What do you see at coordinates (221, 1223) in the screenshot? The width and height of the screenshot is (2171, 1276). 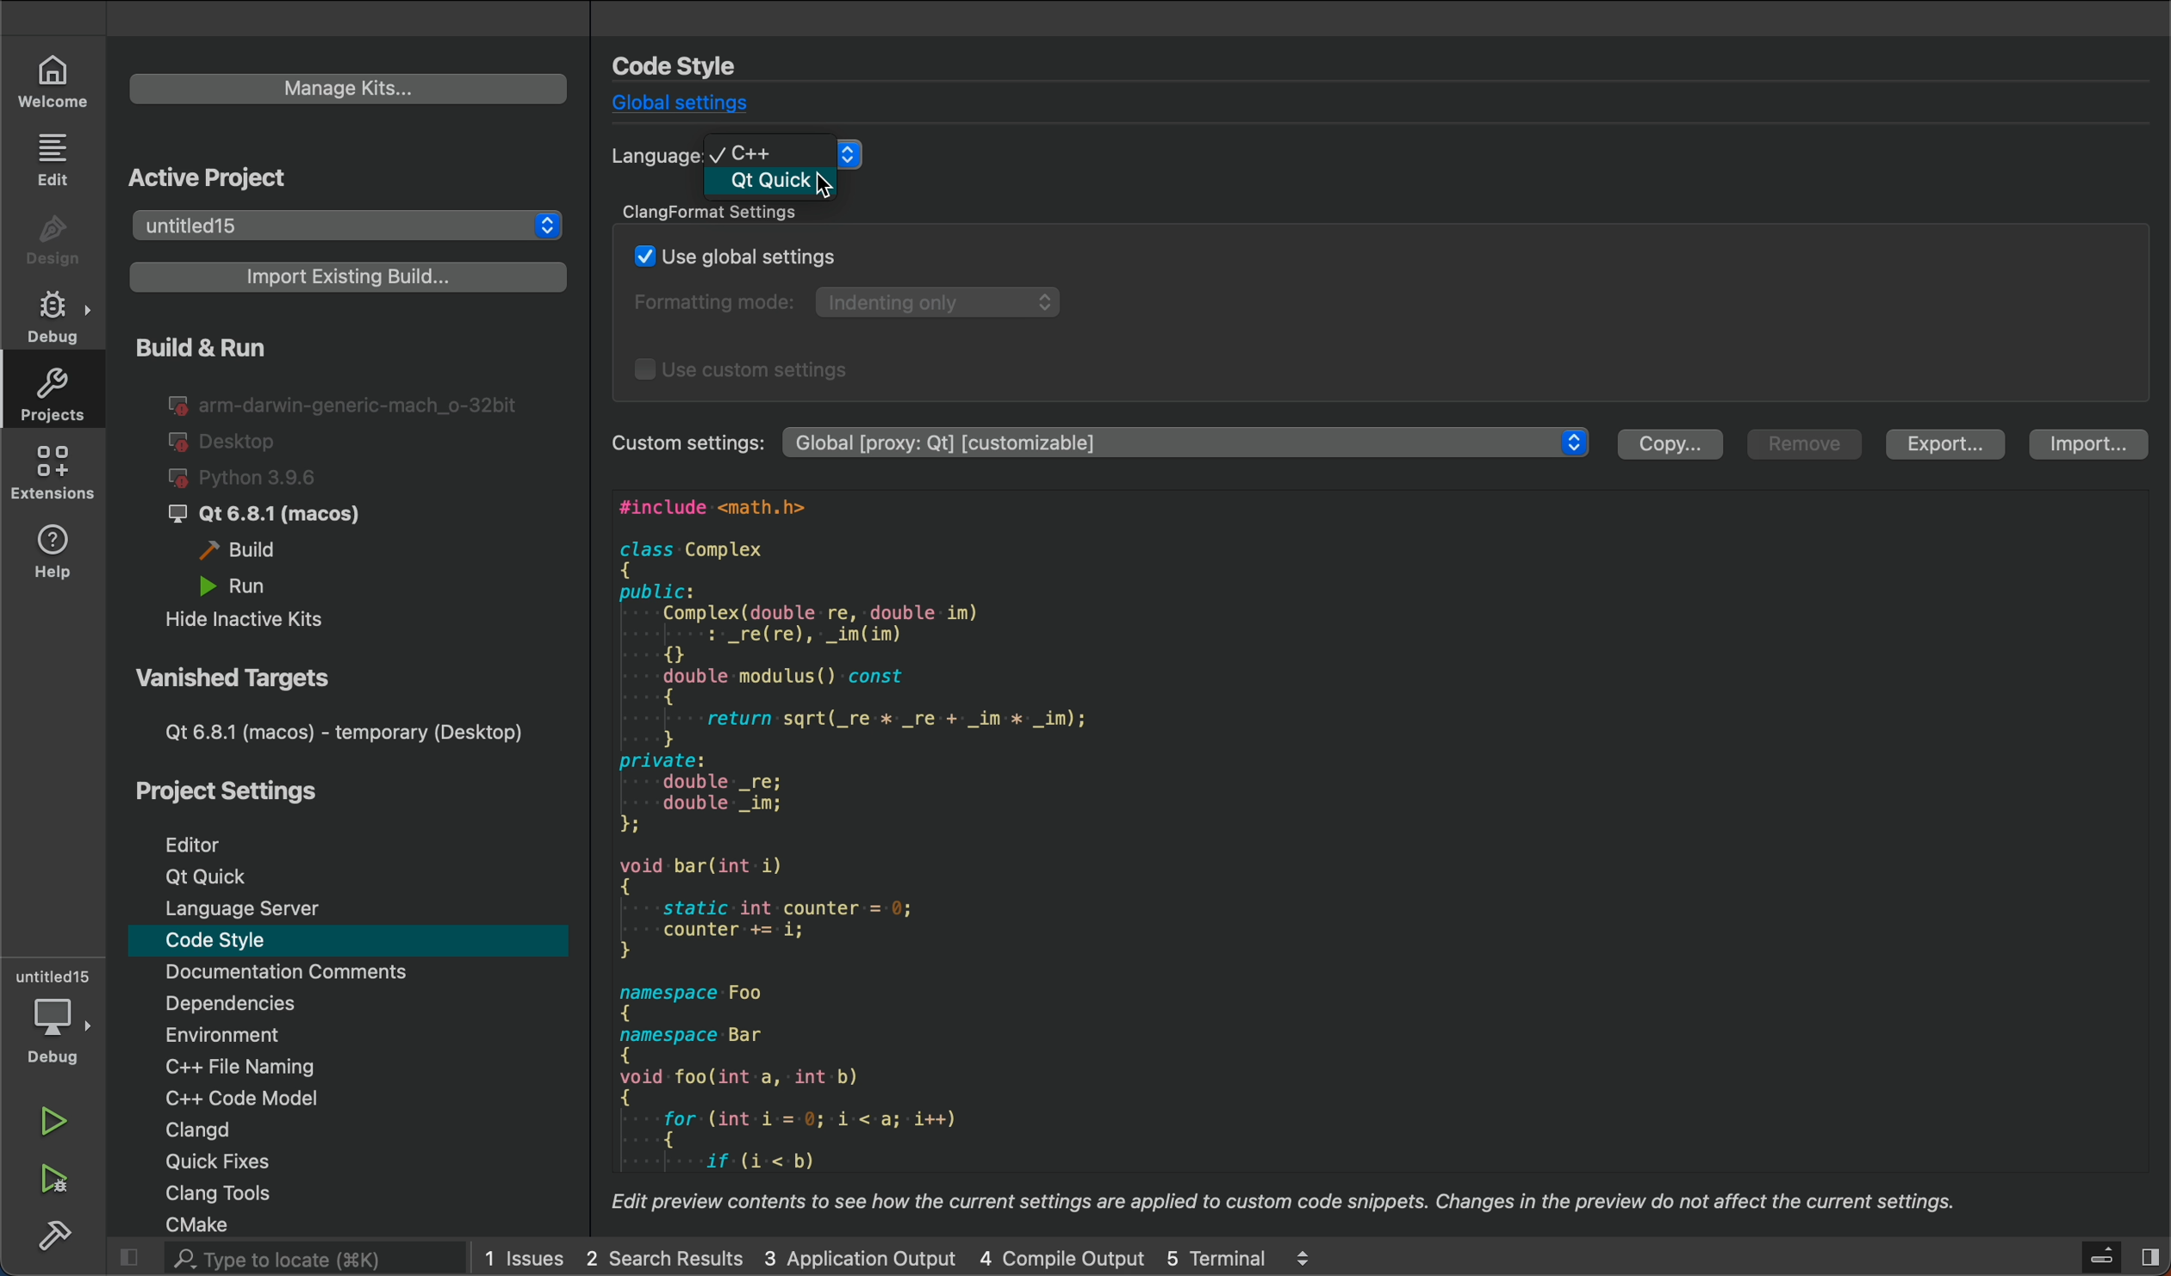 I see `cmake` at bounding box center [221, 1223].